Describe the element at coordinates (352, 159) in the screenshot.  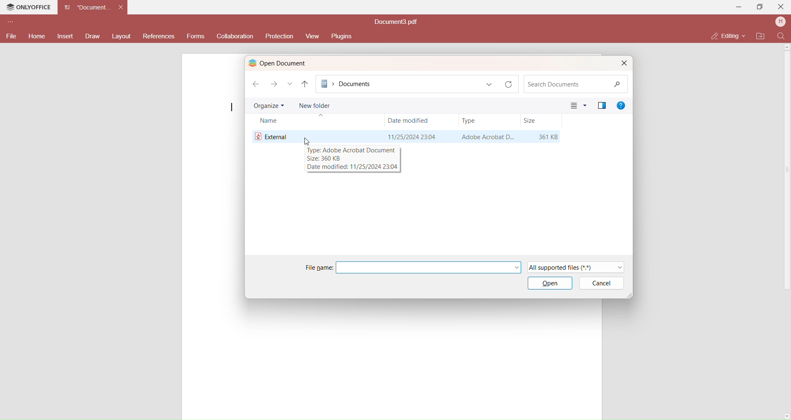
I see `Information` at that location.